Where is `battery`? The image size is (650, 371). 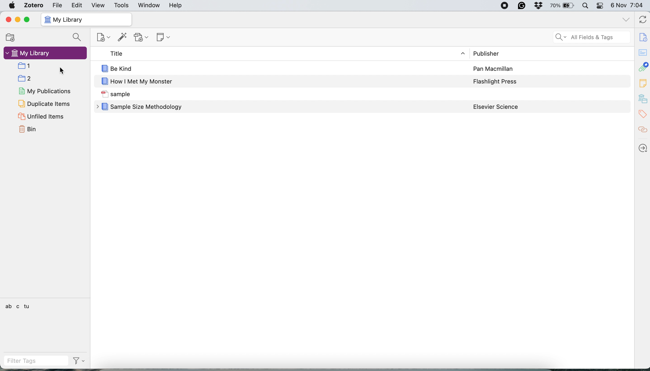
battery is located at coordinates (564, 6).